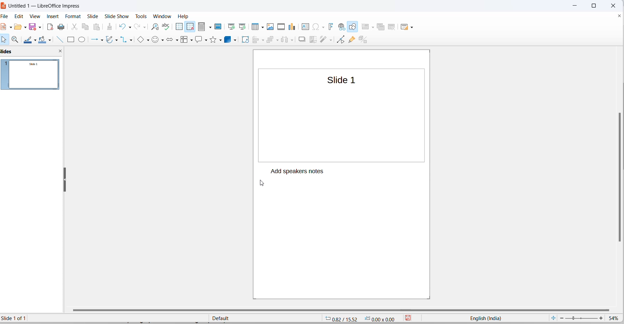 The height and width of the screenshot is (324, 624). I want to click on flowcharts, so click(184, 41).